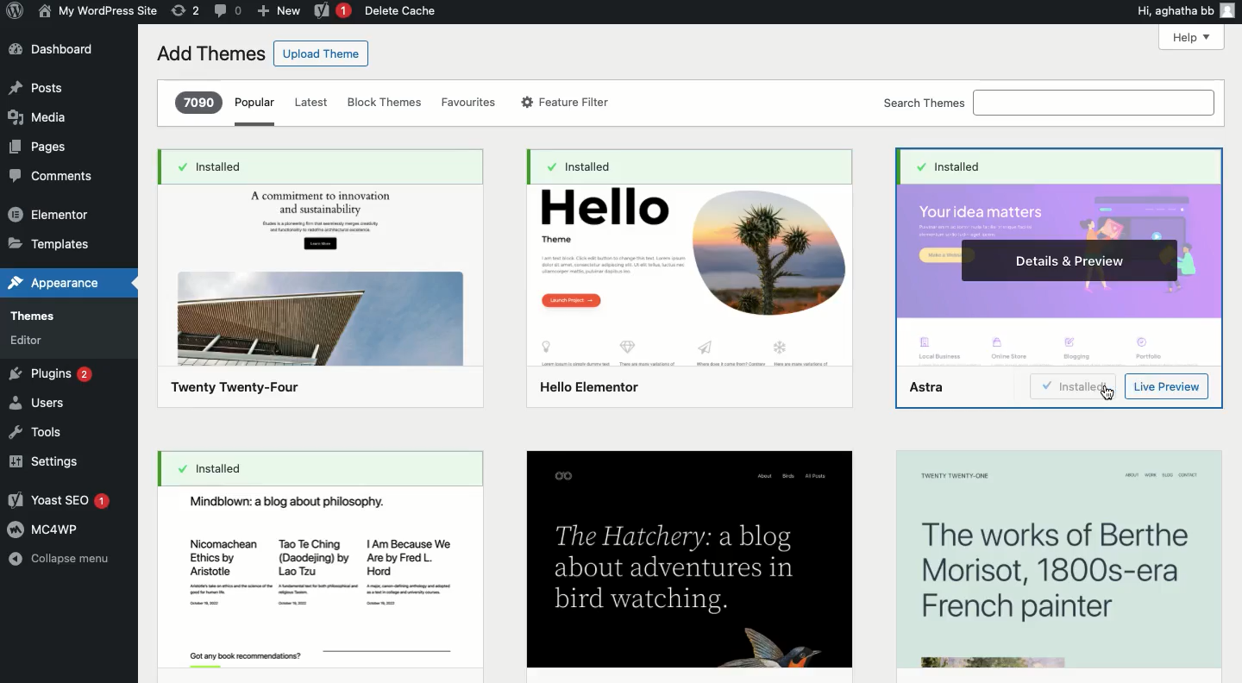 The height and width of the screenshot is (683, 1242). Describe the element at coordinates (1108, 392) in the screenshot. I see `cursor` at that location.